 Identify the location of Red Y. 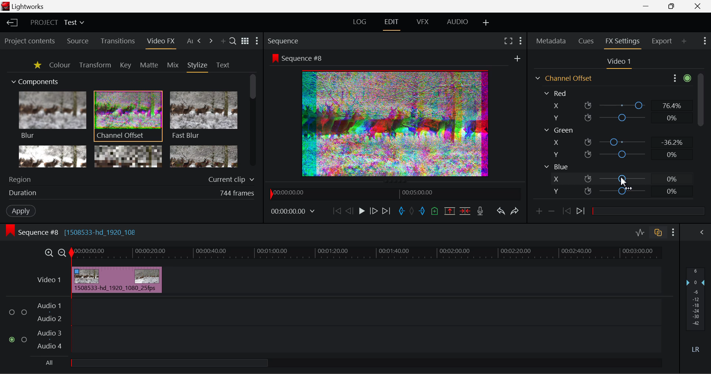
(614, 118).